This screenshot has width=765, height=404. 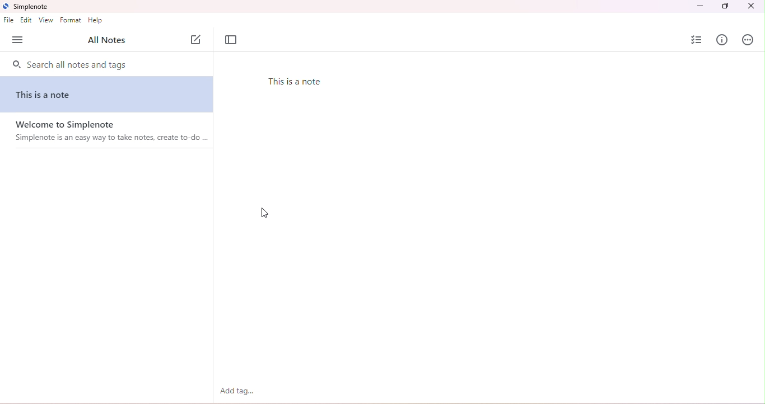 What do you see at coordinates (9, 20) in the screenshot?
I see `file` at bounding box center [9, 20].